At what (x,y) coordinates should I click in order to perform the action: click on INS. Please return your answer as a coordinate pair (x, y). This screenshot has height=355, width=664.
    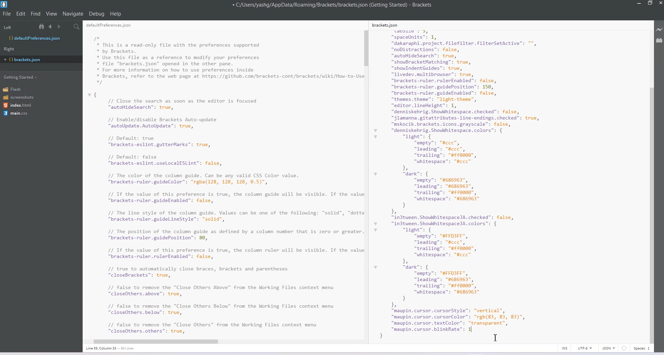
    Looking at the image, I should click on (564, 348).